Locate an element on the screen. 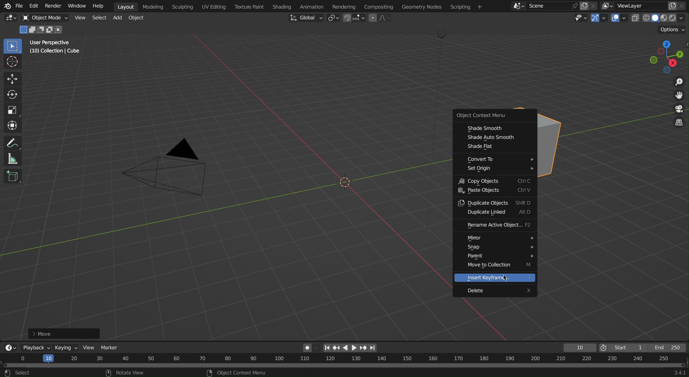  right is located at coordinates (355, 348).